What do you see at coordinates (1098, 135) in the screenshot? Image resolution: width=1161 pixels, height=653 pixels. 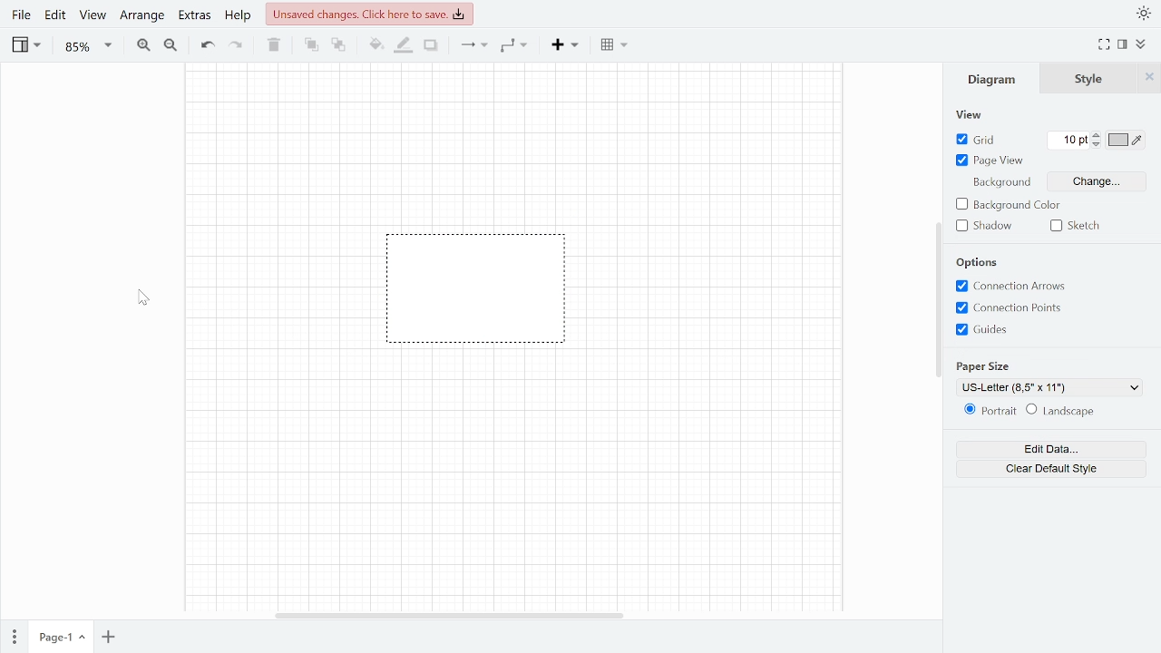 I see `Increase grid count` at bounding box center [1098, 135].